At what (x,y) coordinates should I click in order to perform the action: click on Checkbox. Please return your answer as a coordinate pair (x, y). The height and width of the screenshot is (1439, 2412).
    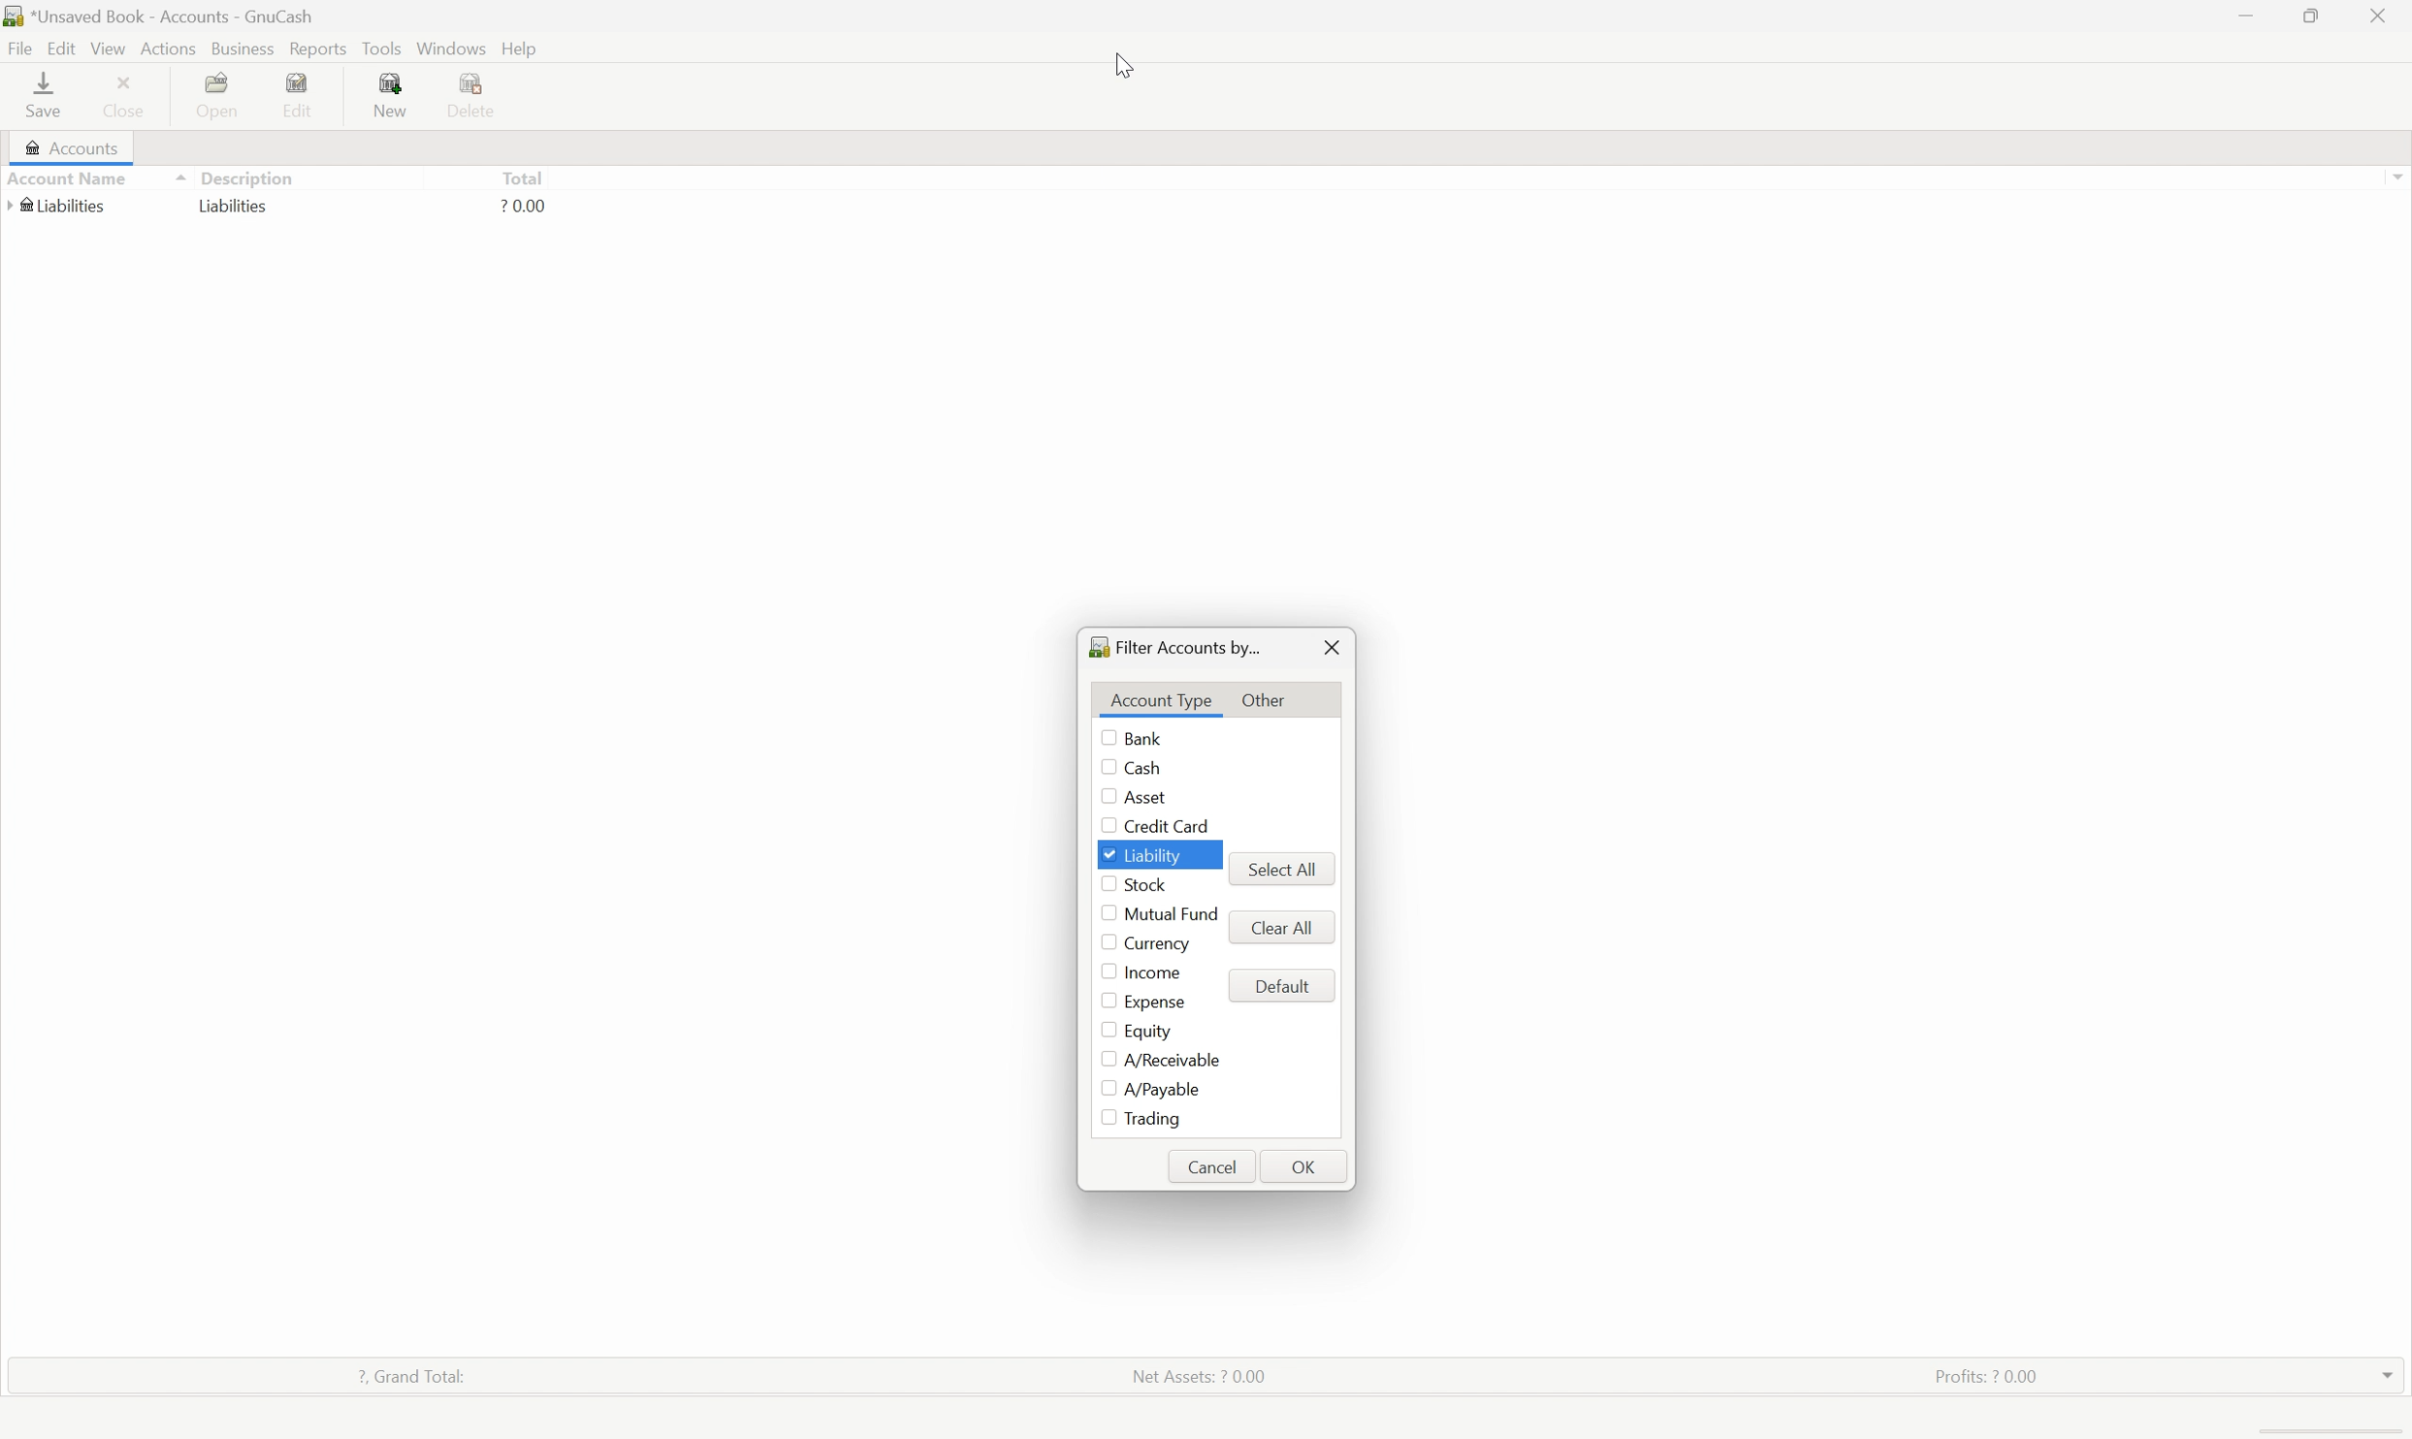
    Looking at the image, I should click on (1107, 799).